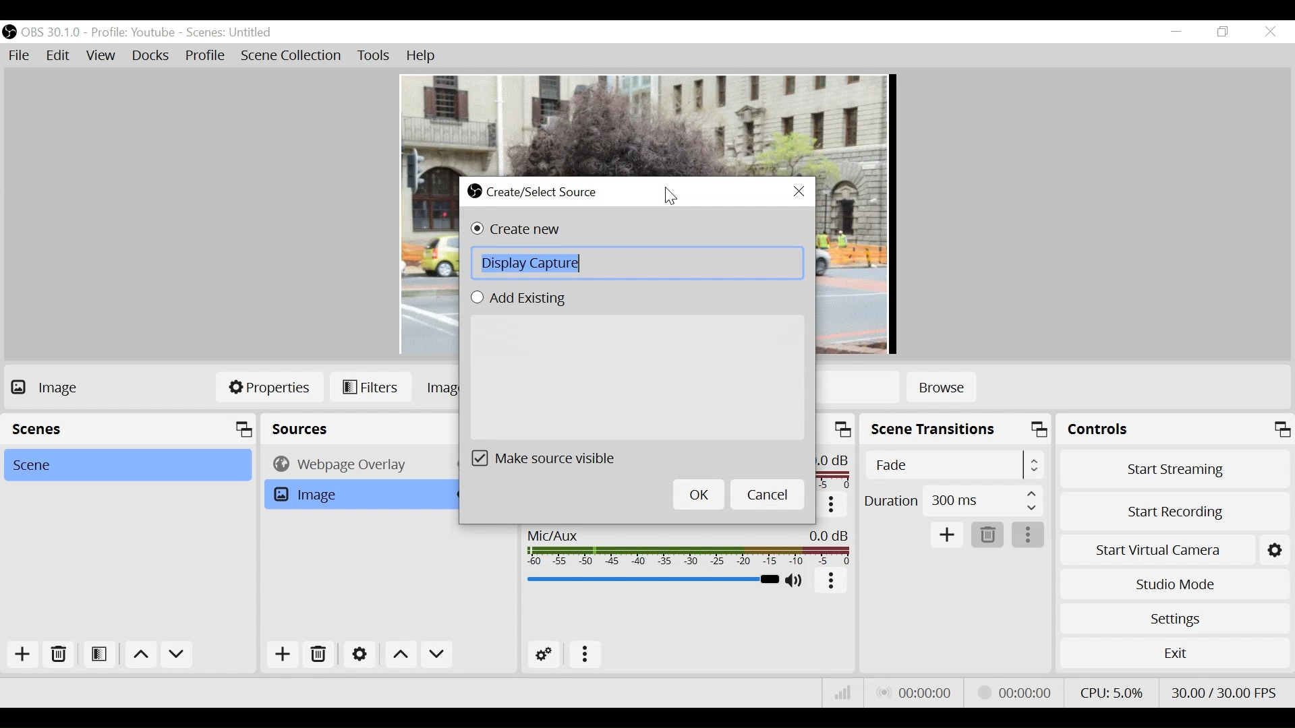  What do you see at coordinates (177, 656) in the screenshot?
I see `Move down` at bounding box center [177, 656].